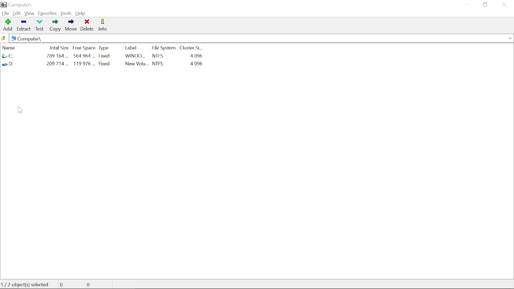 The image size is (514, 289). I want to click on help, so click(82, 13).